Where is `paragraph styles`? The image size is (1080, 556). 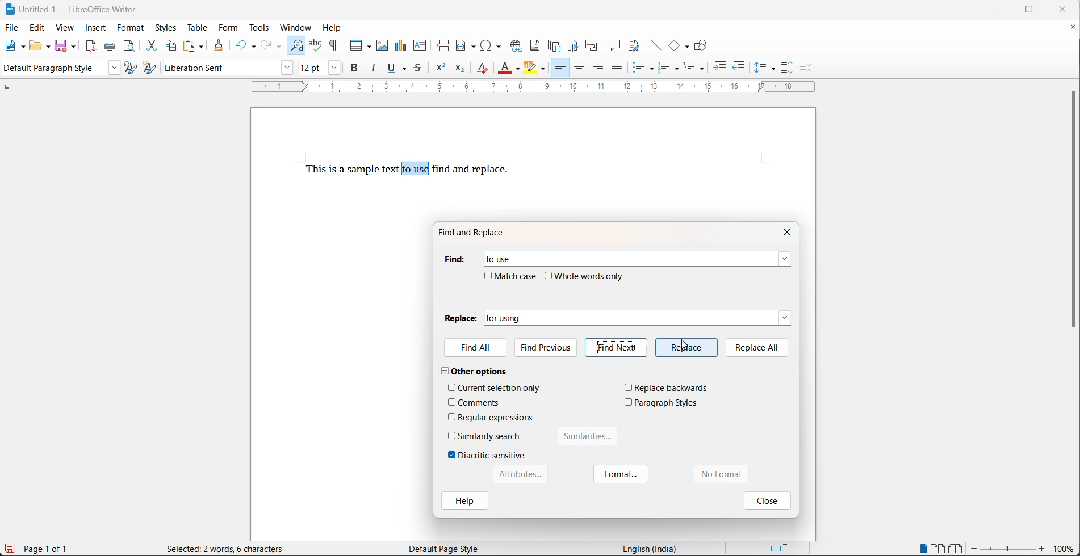 paragraph styles is located at coordinates (667, 403).